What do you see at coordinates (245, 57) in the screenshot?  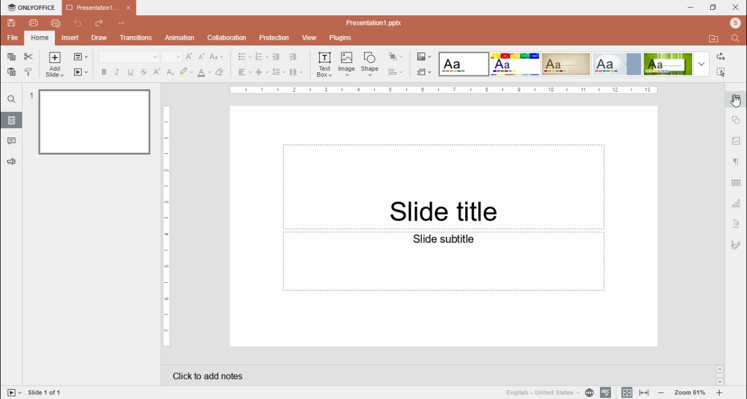 I see `bullets` at bounding box center [245, 57].